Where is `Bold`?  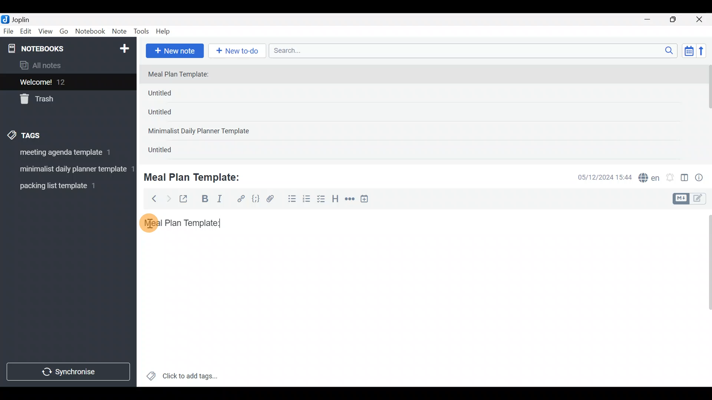
Bold is located at coordinates (204, 200).